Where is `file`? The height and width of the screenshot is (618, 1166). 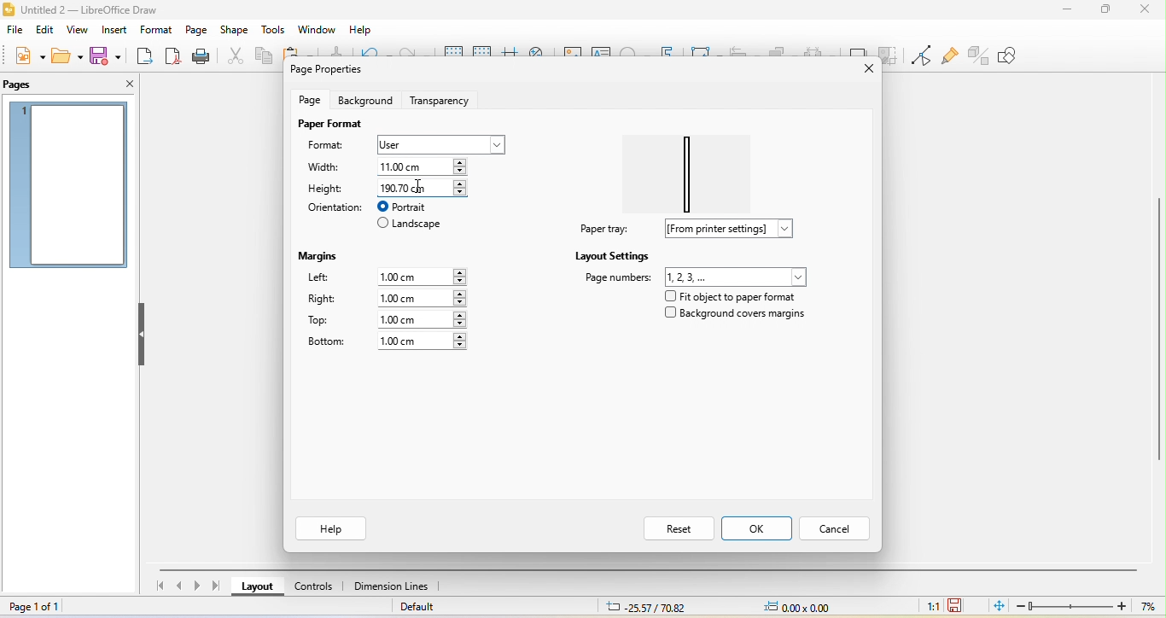
file is located at coordinates (15, 32).